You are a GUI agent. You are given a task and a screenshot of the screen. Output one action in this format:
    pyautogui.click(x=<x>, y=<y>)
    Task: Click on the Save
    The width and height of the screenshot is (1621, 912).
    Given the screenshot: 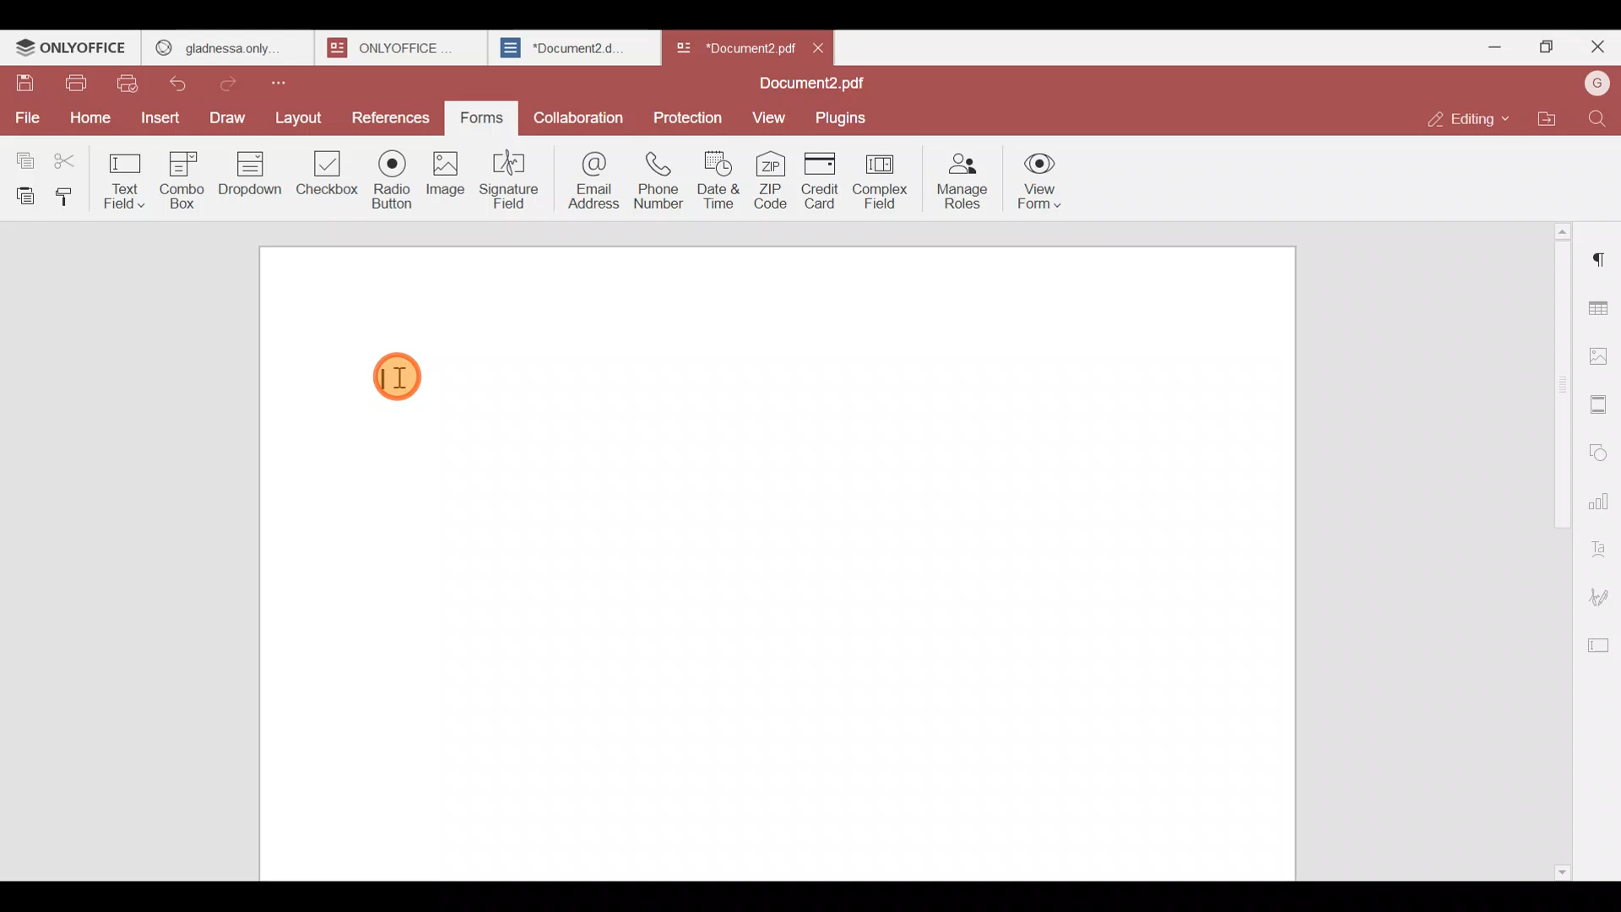 What is the action you would take?
    pyautogui.click(x=17, y=77)
    